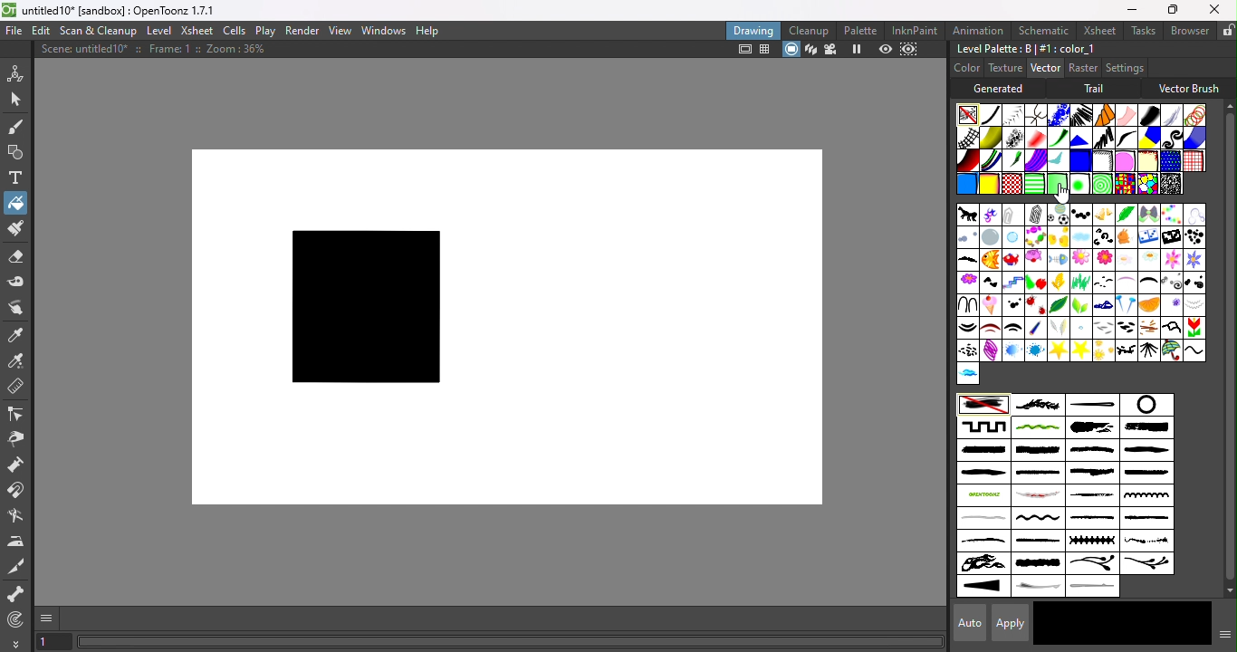  I want to click on Ruler tool, so click(16, 388).